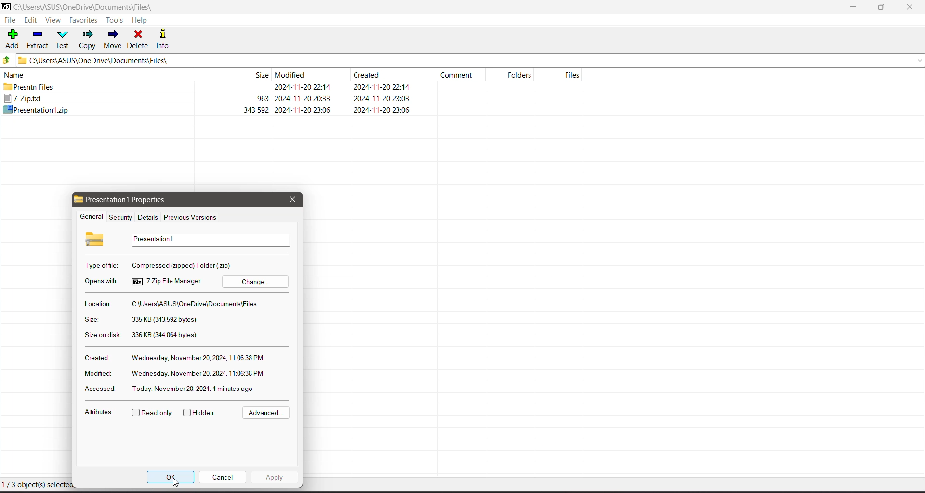 The image size is (925, 493). What do you see at coordinates (471, 60) in the screenshot?
I see `Current Folder Path` at bounding box center [471, 60].